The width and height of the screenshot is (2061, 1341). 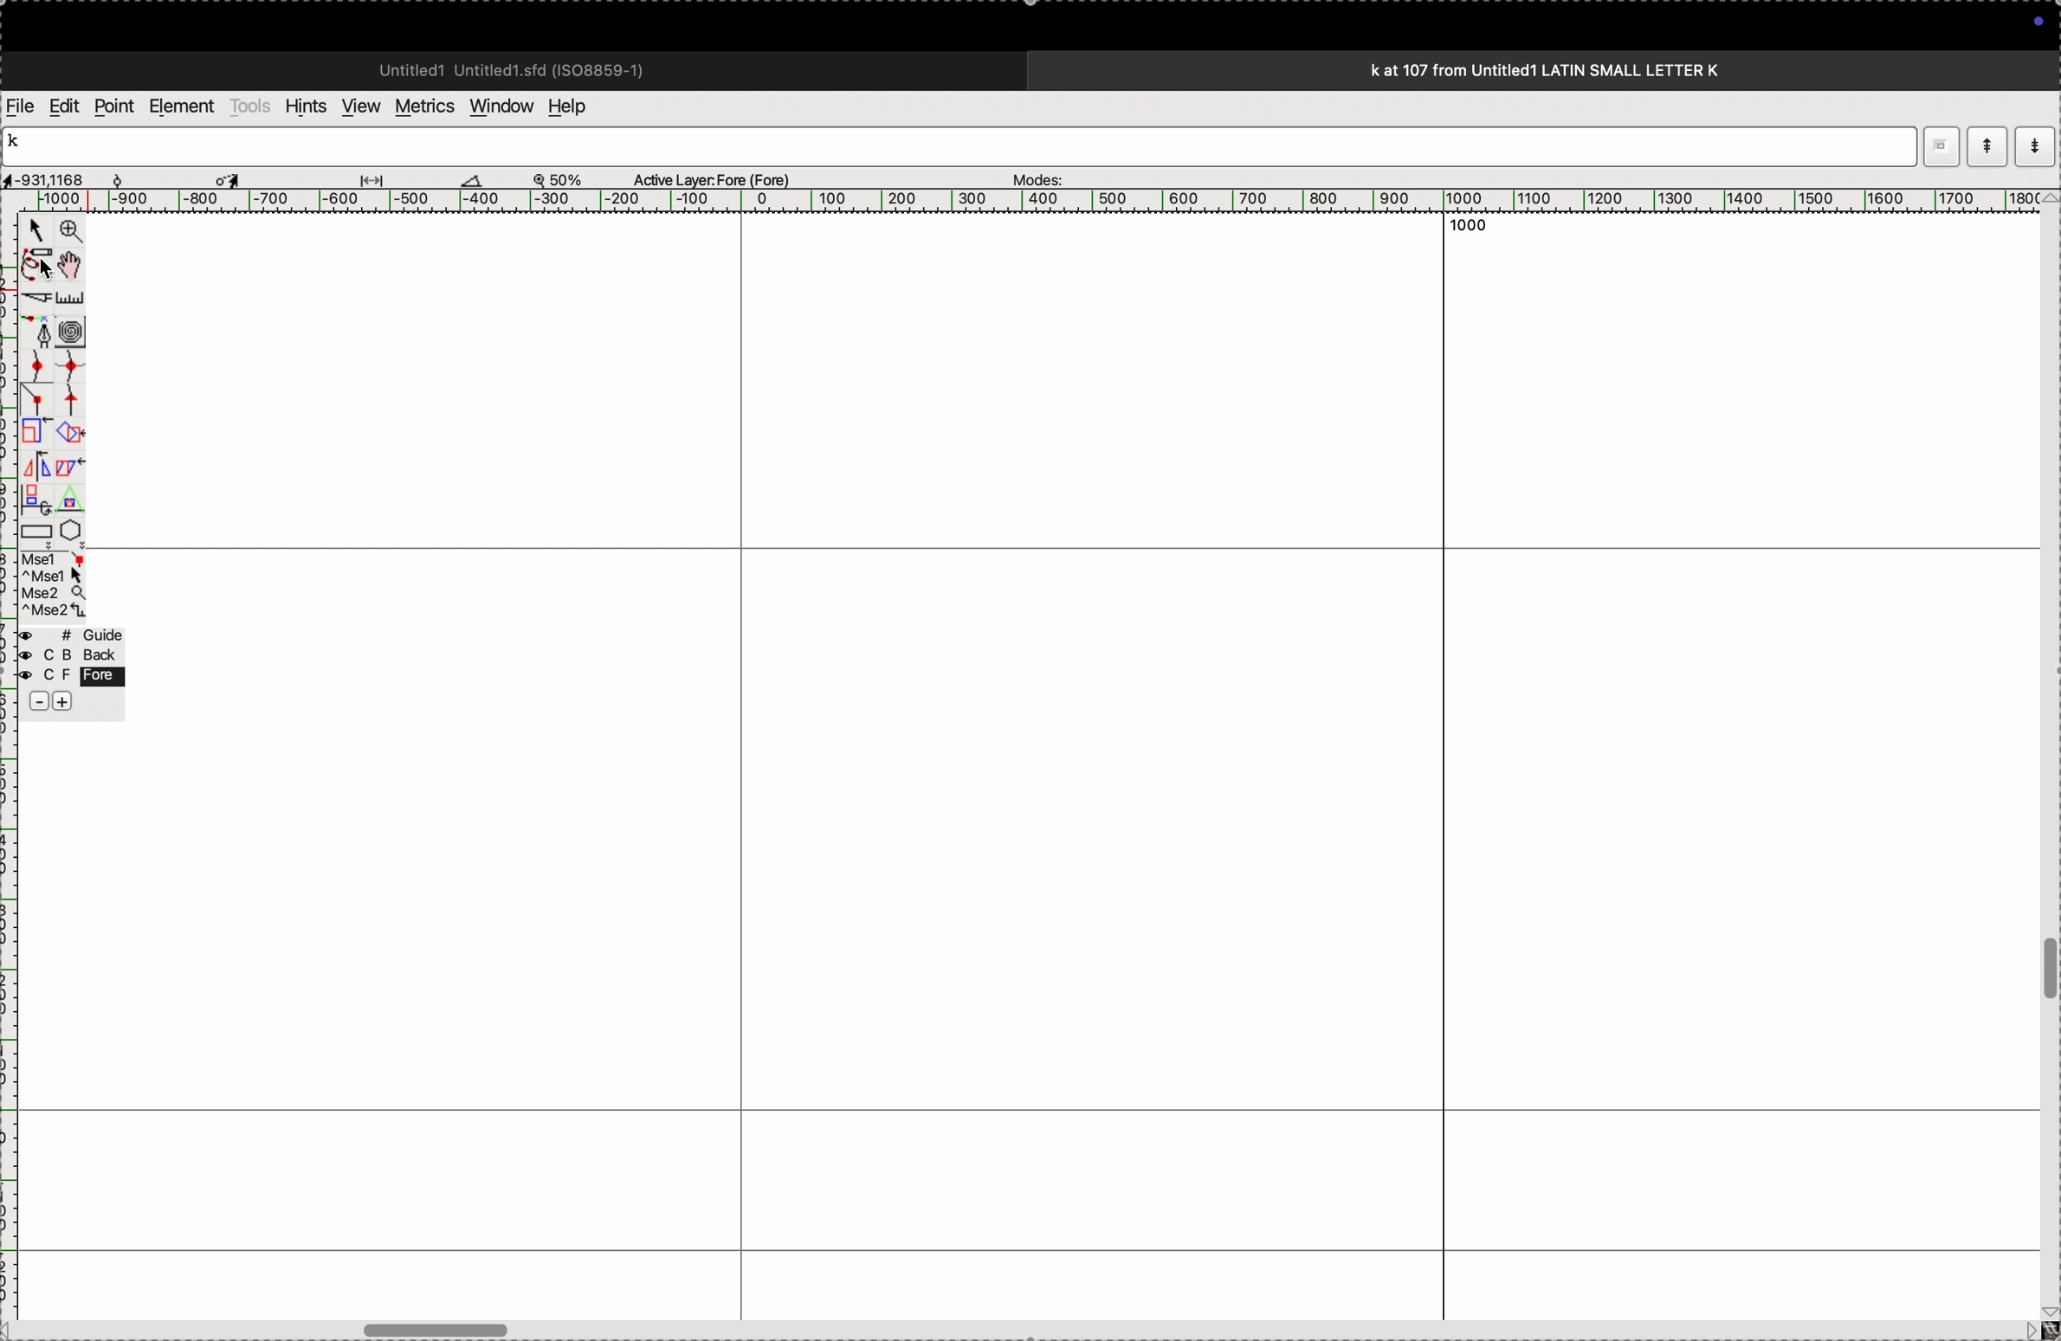 What do you see at coordinates (21, 106) in the screenshot?
I see `file` at bounding box center [21, 106].